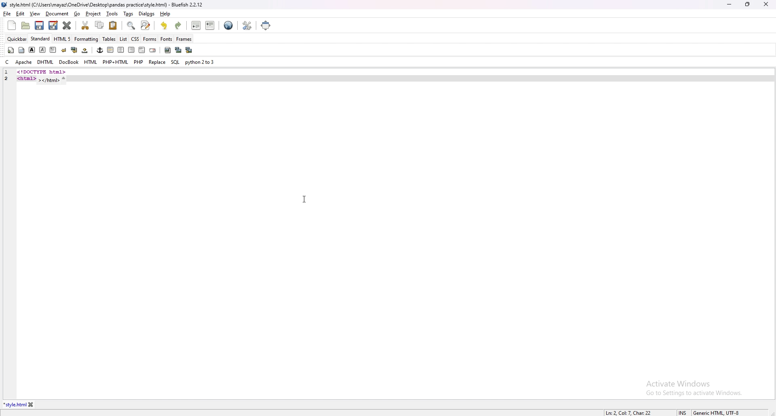 This screenshot has width=776, height=416. What do you see at coordinates (15, 405) in the screenshot?
I see `tab` at bounding box center [15, 405].